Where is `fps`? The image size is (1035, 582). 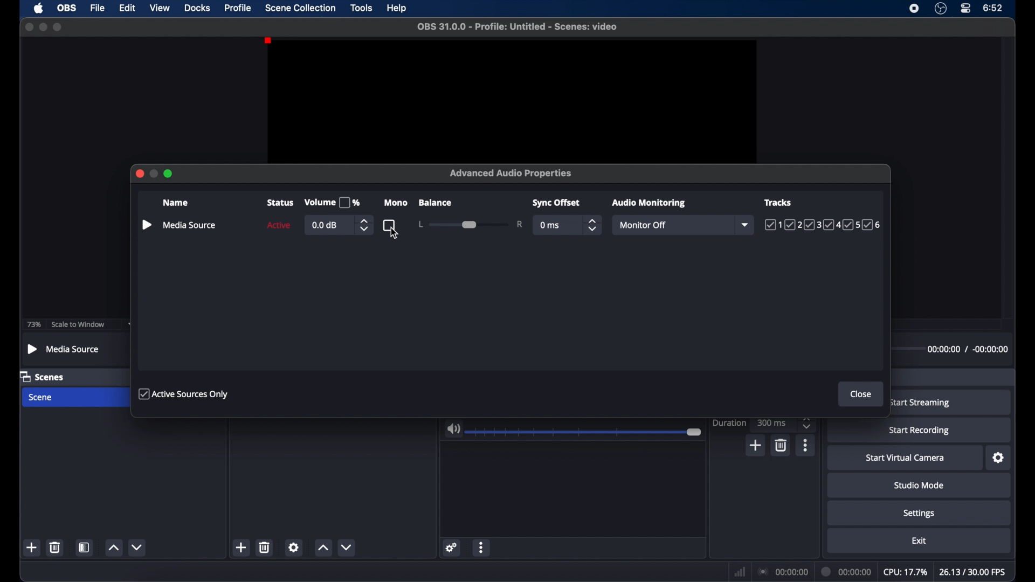
fps is located at coordinates (972, 572).